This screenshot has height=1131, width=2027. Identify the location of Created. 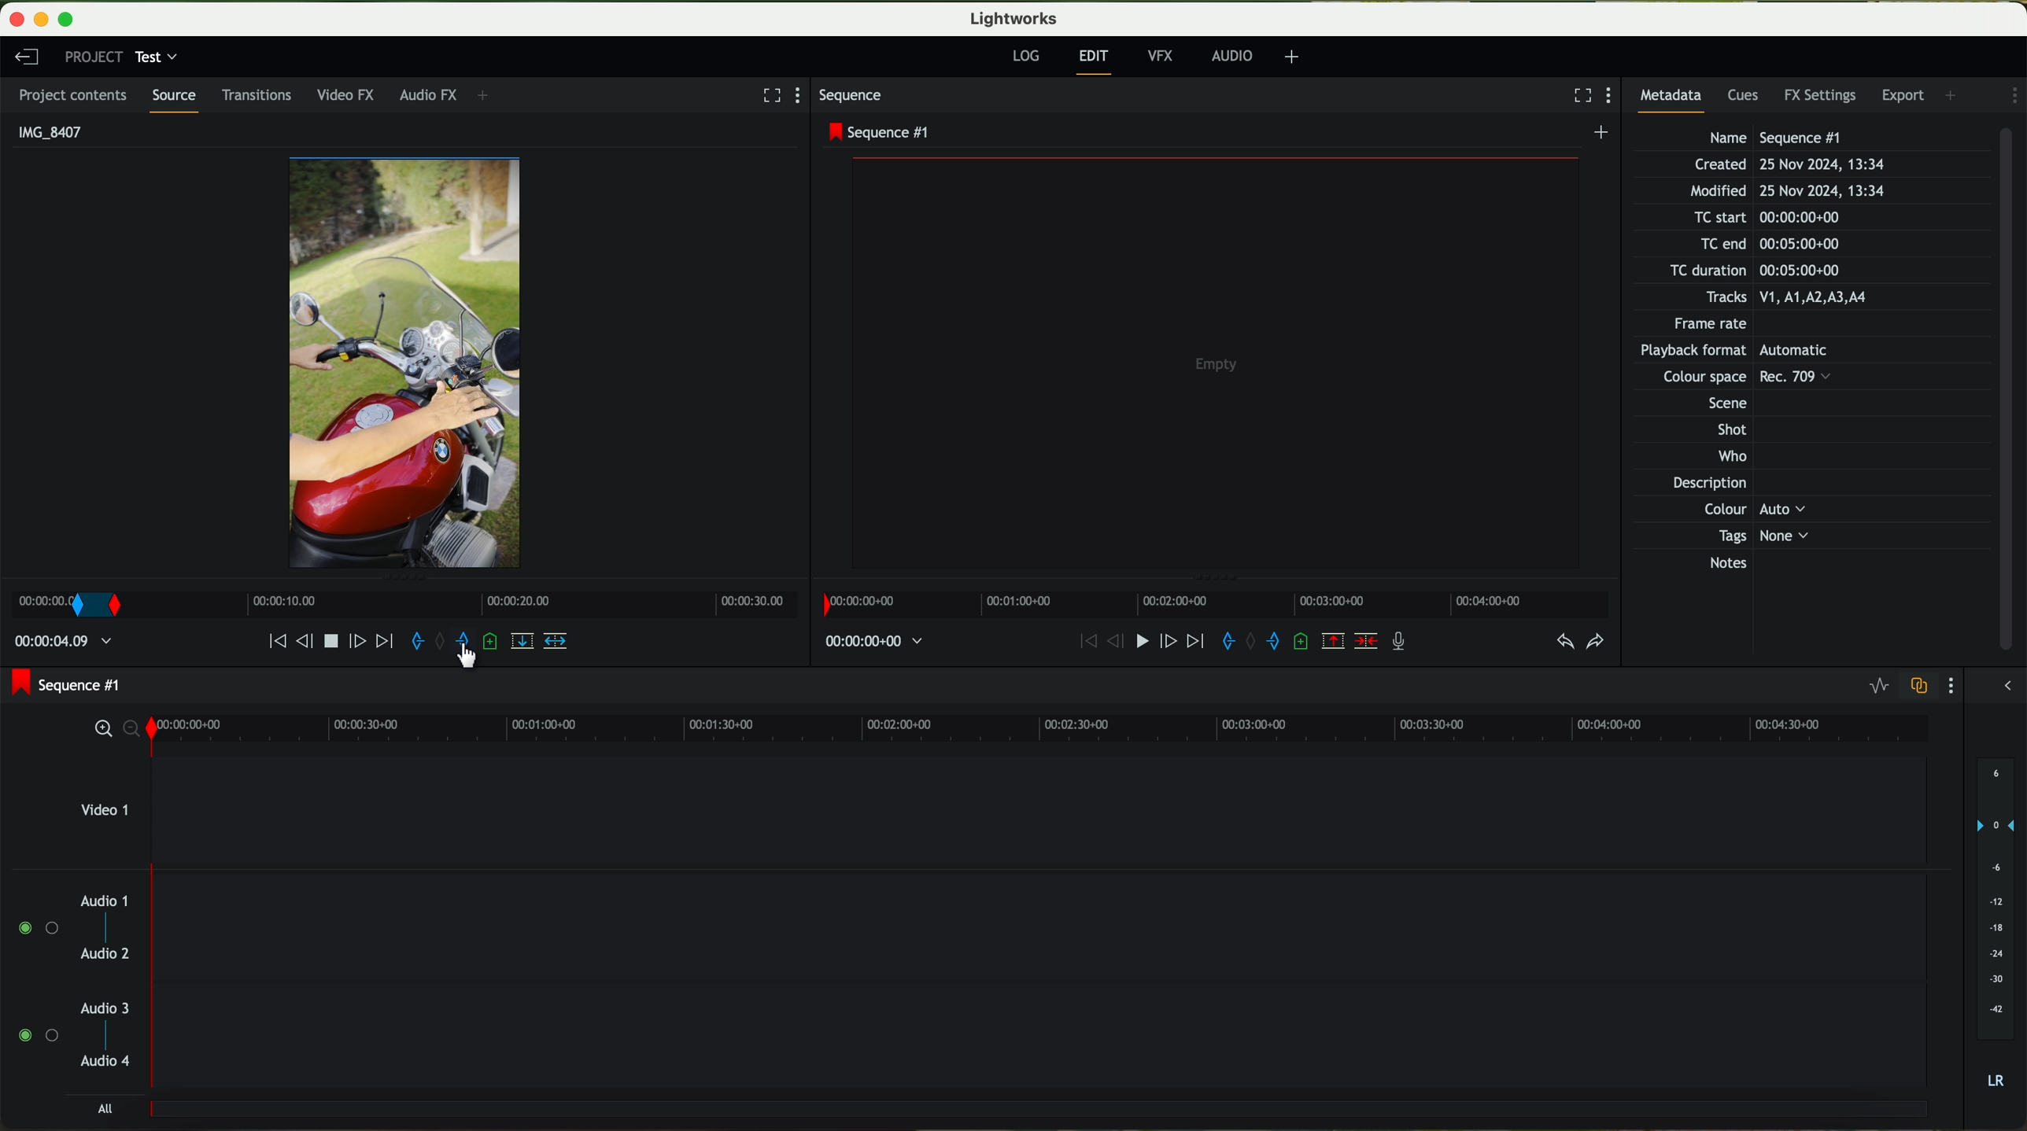
(1789, 166).